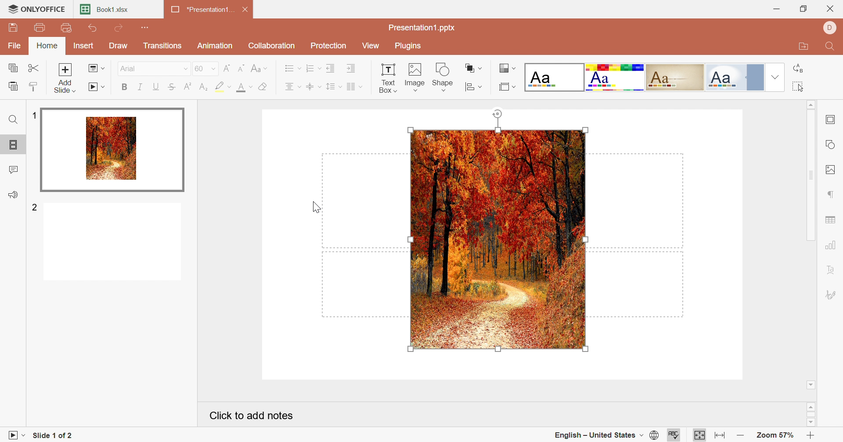 This screenshot has width=843, height=442. What do you see at coordinates (829, 29) in the screenshot?
I see `Dell` at bounding box center [829, 29].